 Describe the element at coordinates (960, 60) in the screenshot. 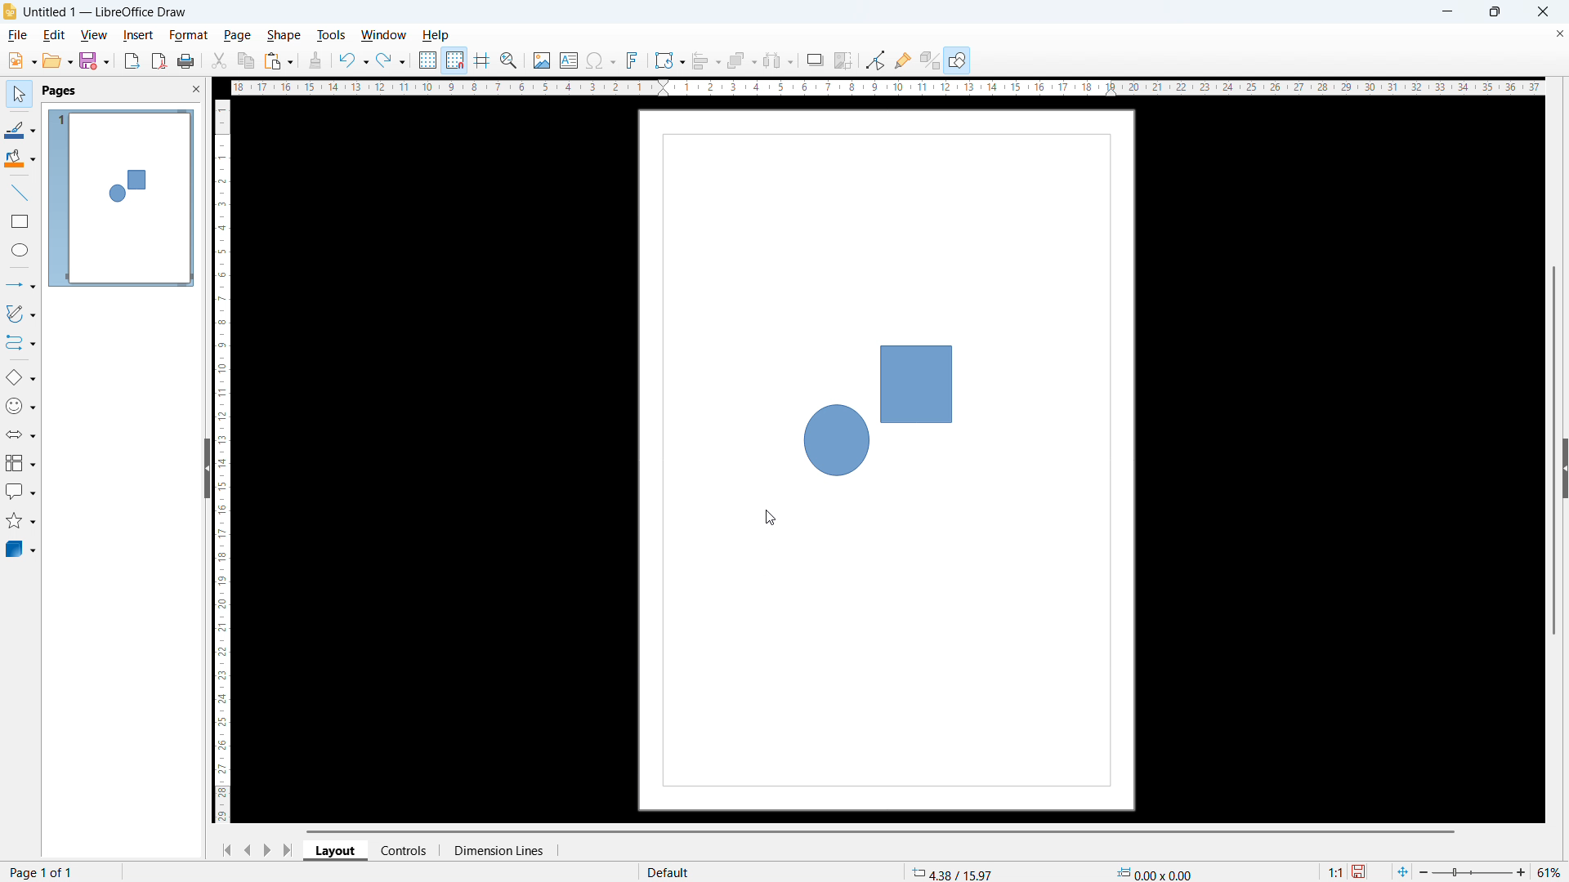

I see `open draw functions` at that location.